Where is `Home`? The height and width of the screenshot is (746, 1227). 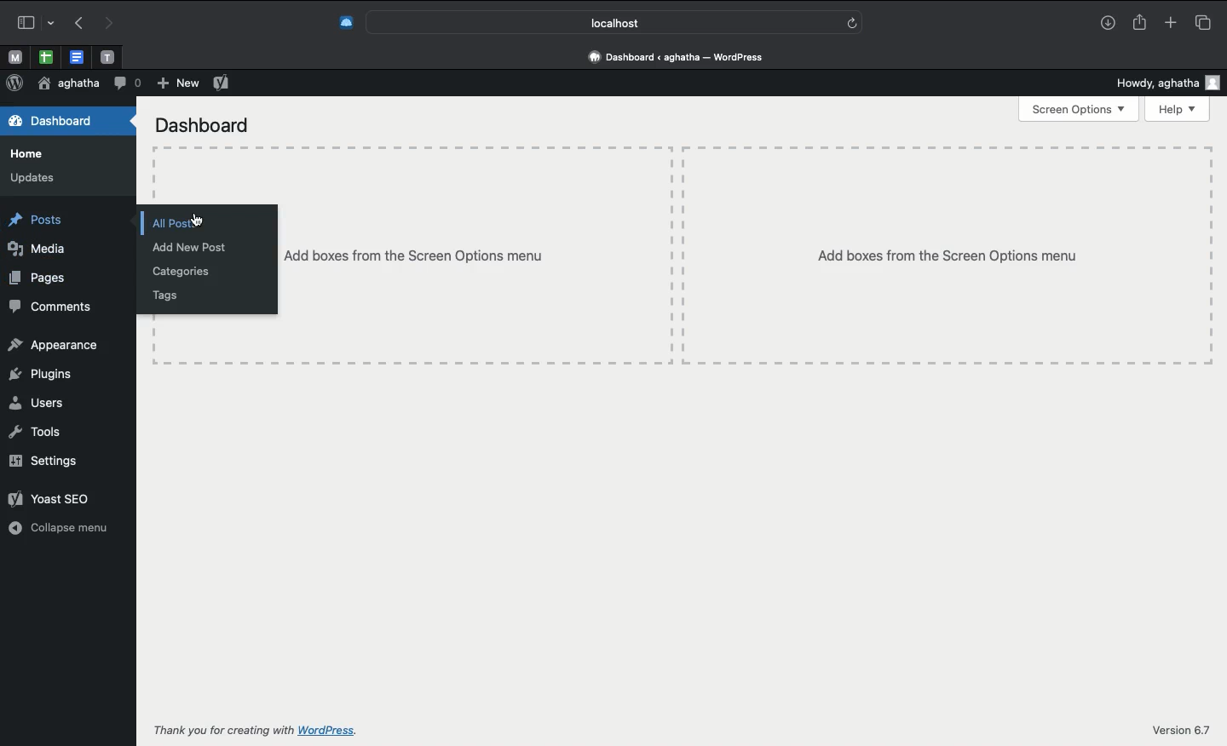 Home is located at coordinates (34, 154).